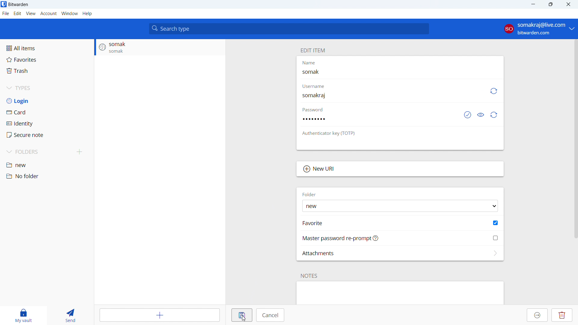 The width and height of the screenshot is (578, 325). I want to click on card, so click(47, 112).